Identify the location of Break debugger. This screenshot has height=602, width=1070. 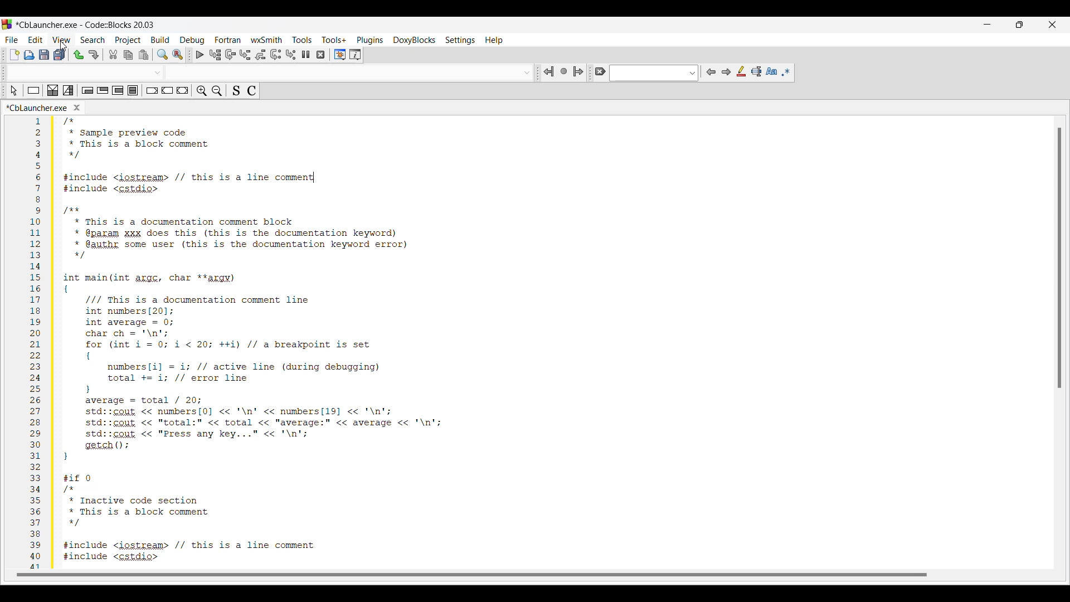
(306, 55).